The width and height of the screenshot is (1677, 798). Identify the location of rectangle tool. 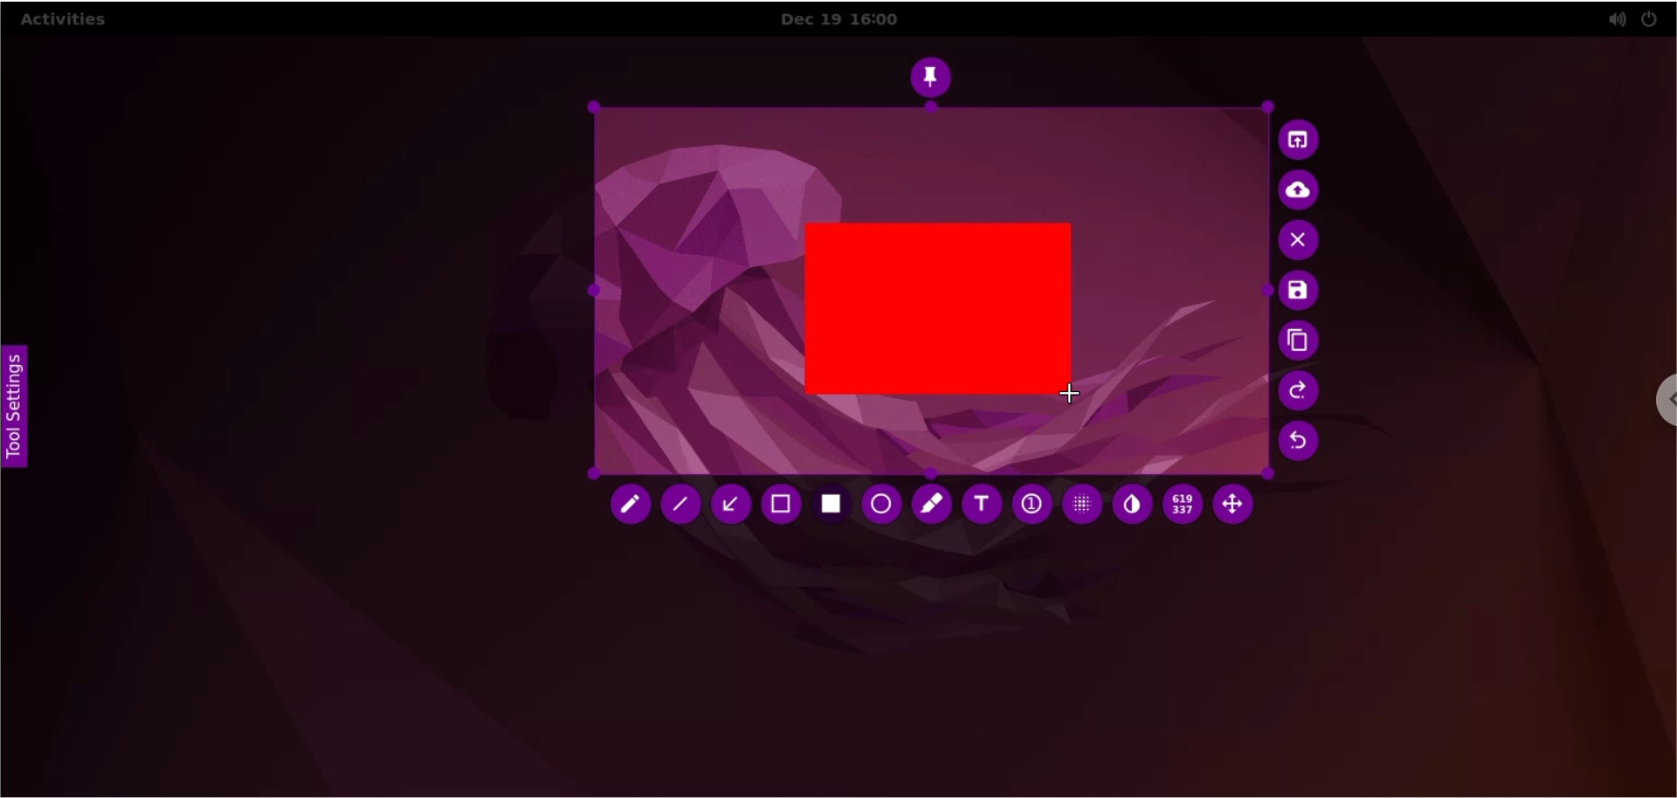
(832, 506).